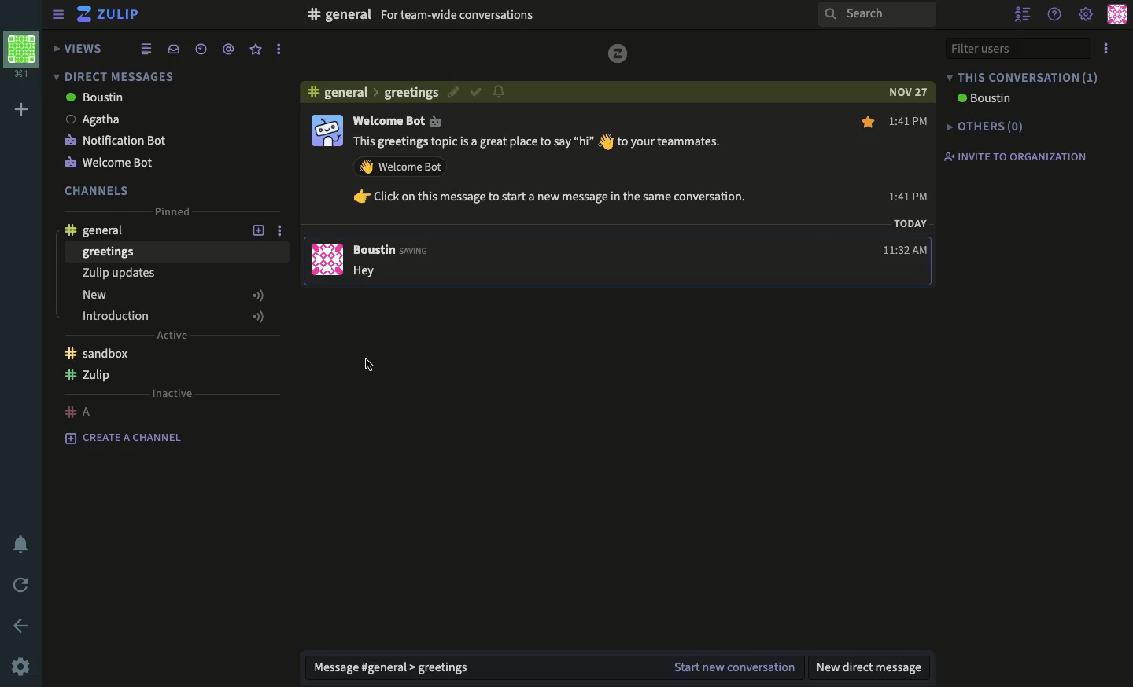 The image size is (1133, 687). I want to click on settings, so click(1087, 16).